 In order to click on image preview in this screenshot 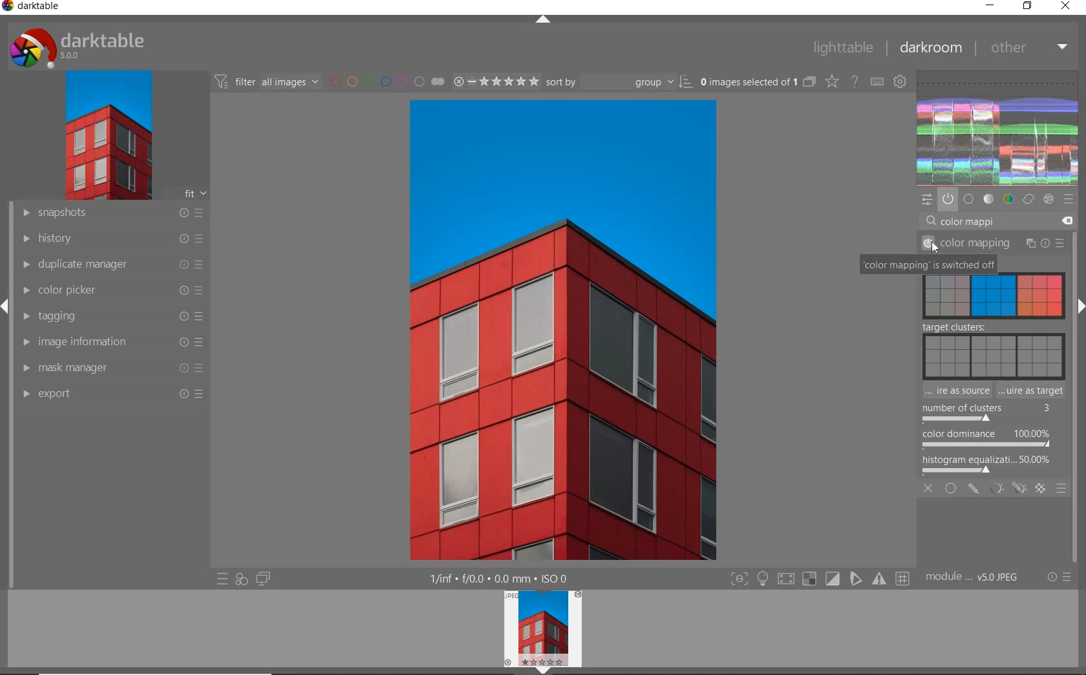, I will do `click(542, 632)`.